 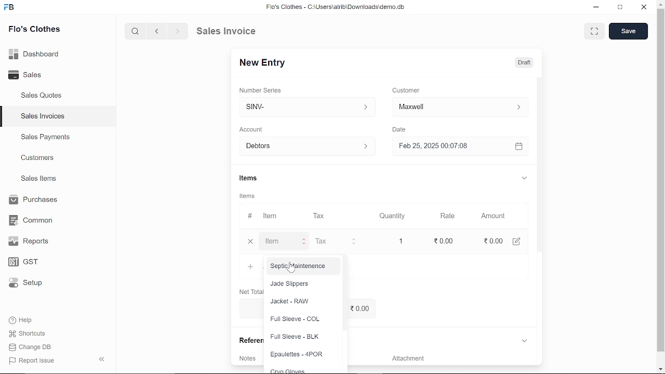 What do you see at coordinates (292, 302) in the screenshot?
I see `Jacket - RAW` at bounding box center [292, 302].